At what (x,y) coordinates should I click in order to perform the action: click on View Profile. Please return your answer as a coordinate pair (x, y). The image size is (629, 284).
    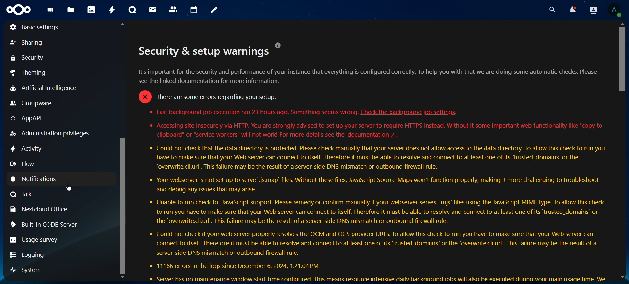
    Looking at the image, I should click on (616, 10).